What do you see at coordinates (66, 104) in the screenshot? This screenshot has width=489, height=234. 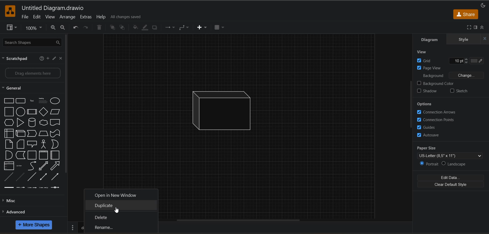 I see `vertical scroll bar` at bounding box center [66, 104].